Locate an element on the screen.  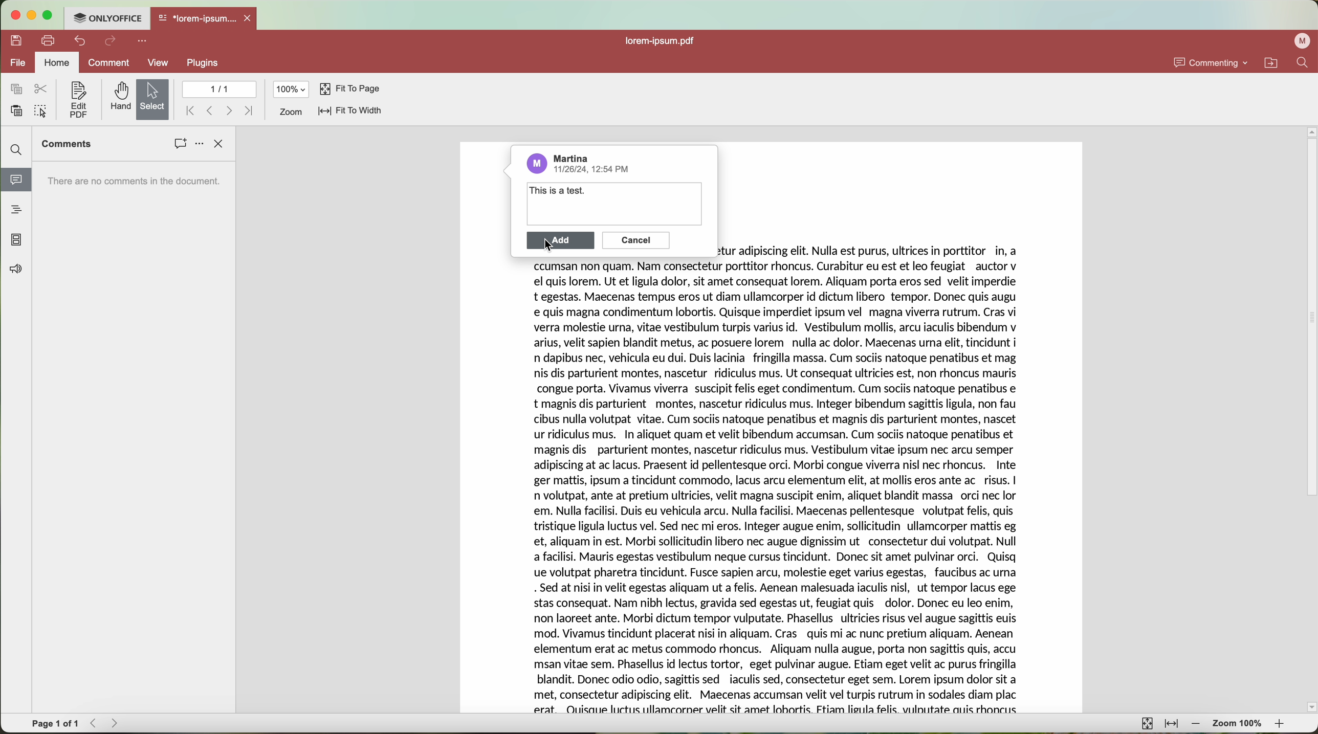
print is located at coordinates (48, 41).